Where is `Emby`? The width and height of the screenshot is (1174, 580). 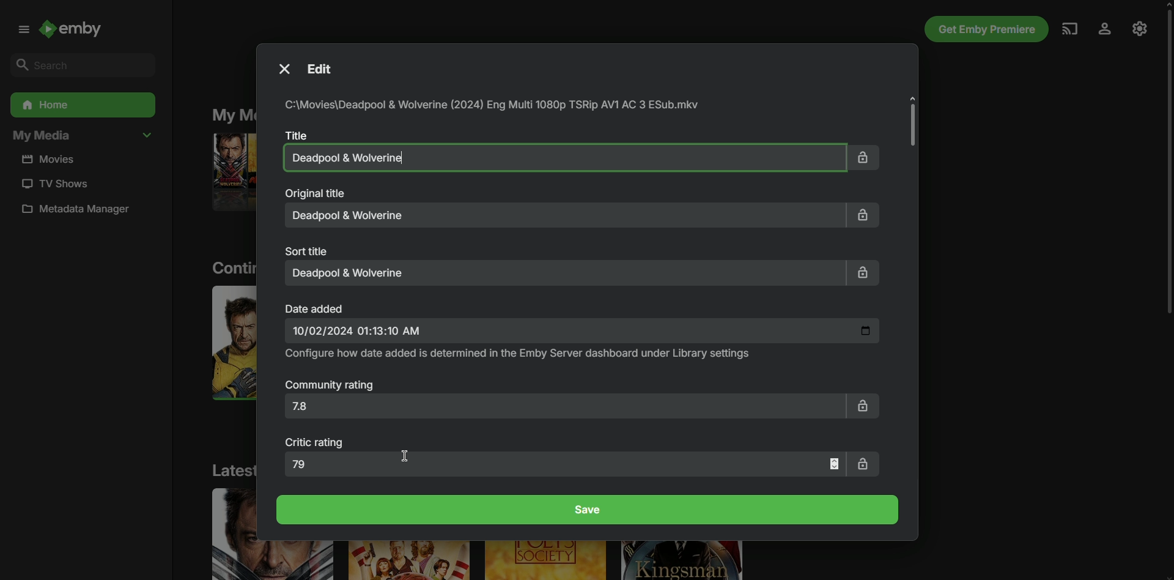 Emby is located at coordinates (78, 31).